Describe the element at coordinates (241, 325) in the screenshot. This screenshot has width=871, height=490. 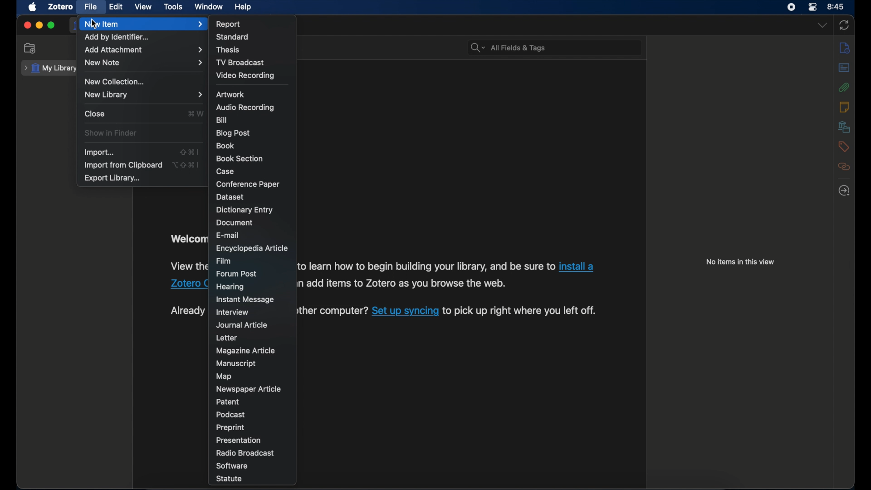
I see `journal article` at that location.